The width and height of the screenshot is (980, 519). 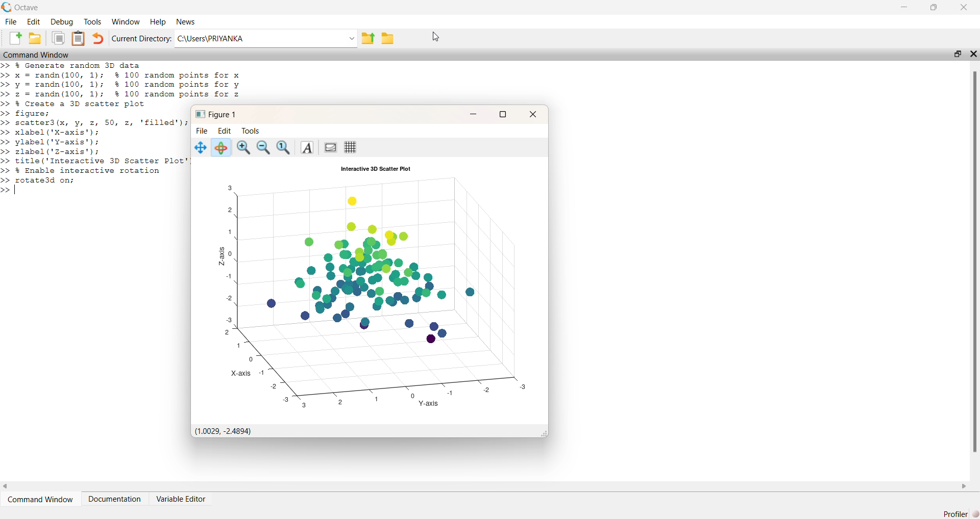 I want to click on folder, so click(x=34, y=38).